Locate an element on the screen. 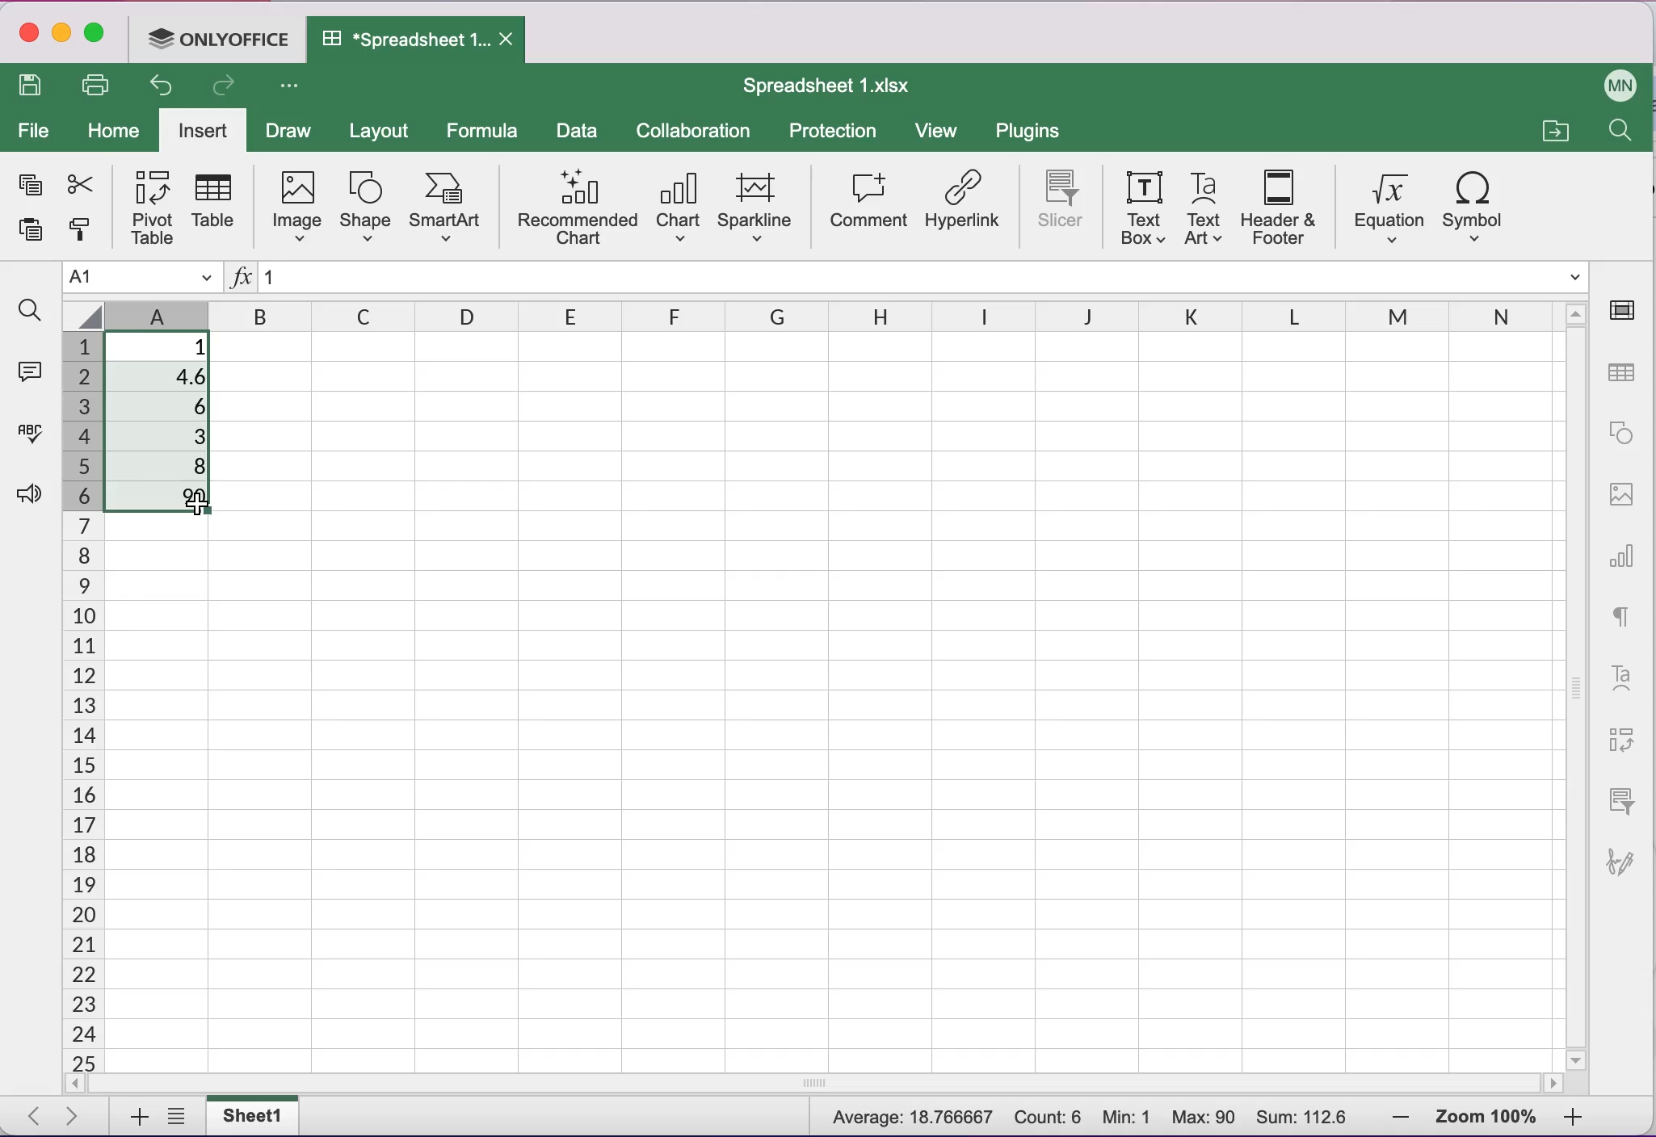 The image size is (1656, 1137). symbol is located at coordinates (1478, 206).